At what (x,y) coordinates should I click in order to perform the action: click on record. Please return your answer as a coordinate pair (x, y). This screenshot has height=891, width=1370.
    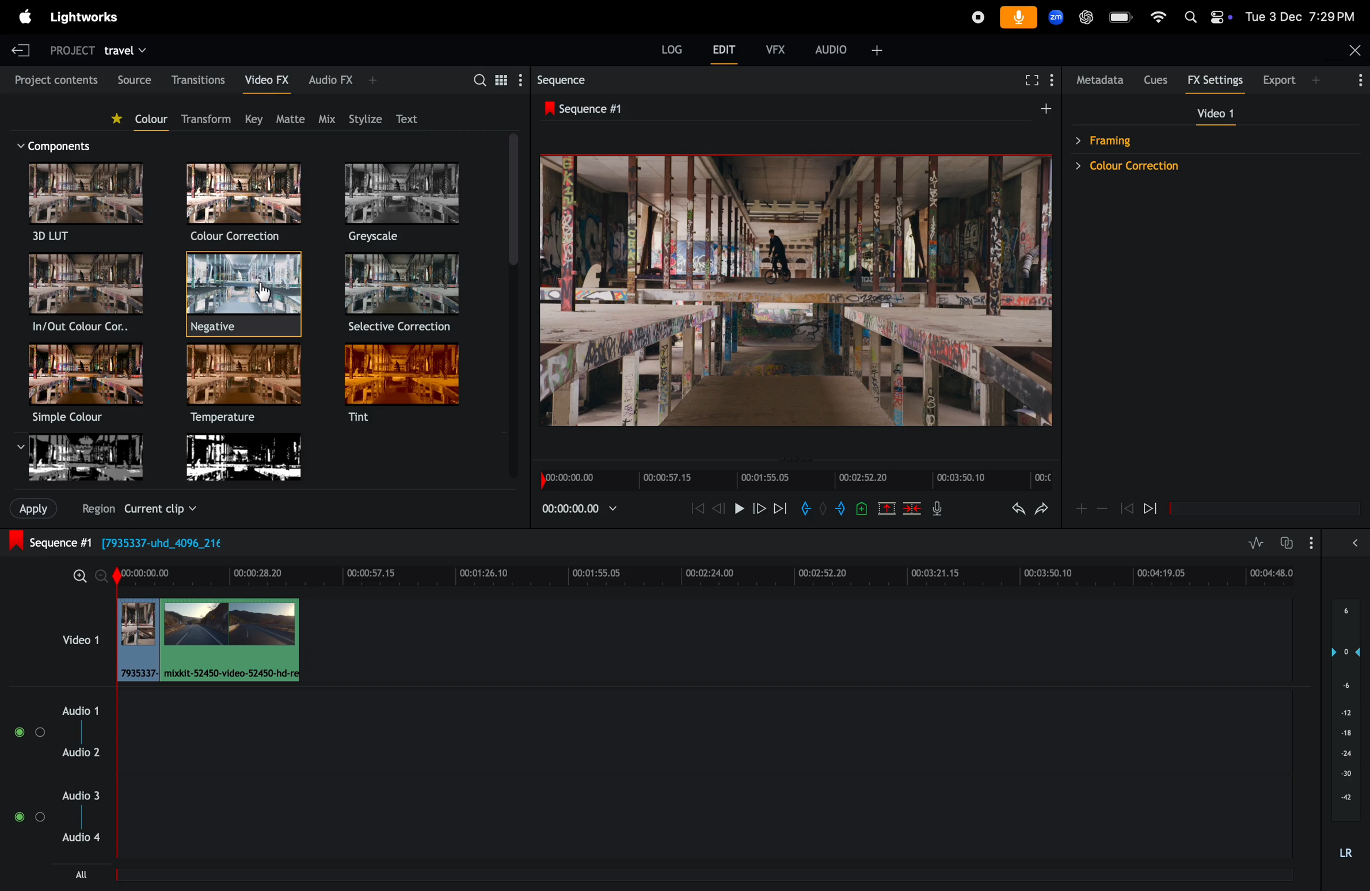
    Looking at the image, I should click on (975, 16).